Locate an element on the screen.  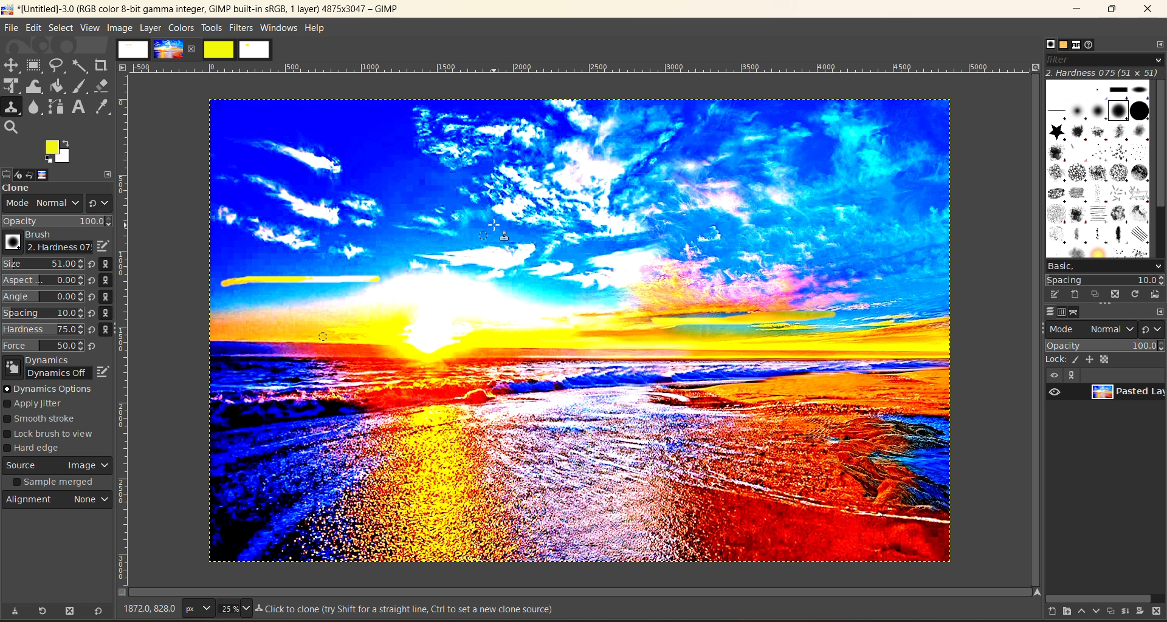
help is located at coordinates (318, 27).